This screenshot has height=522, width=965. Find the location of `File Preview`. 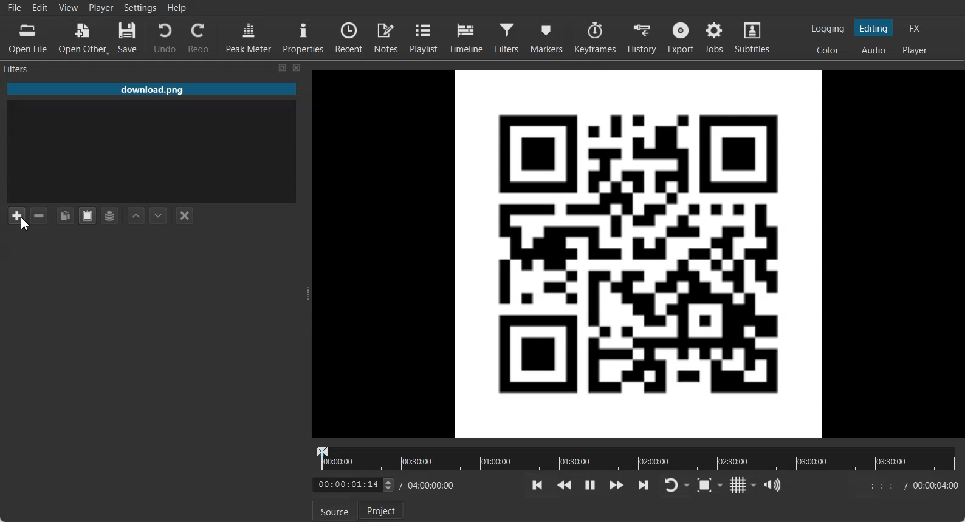

File Preview is located at coordinates (639, 252).